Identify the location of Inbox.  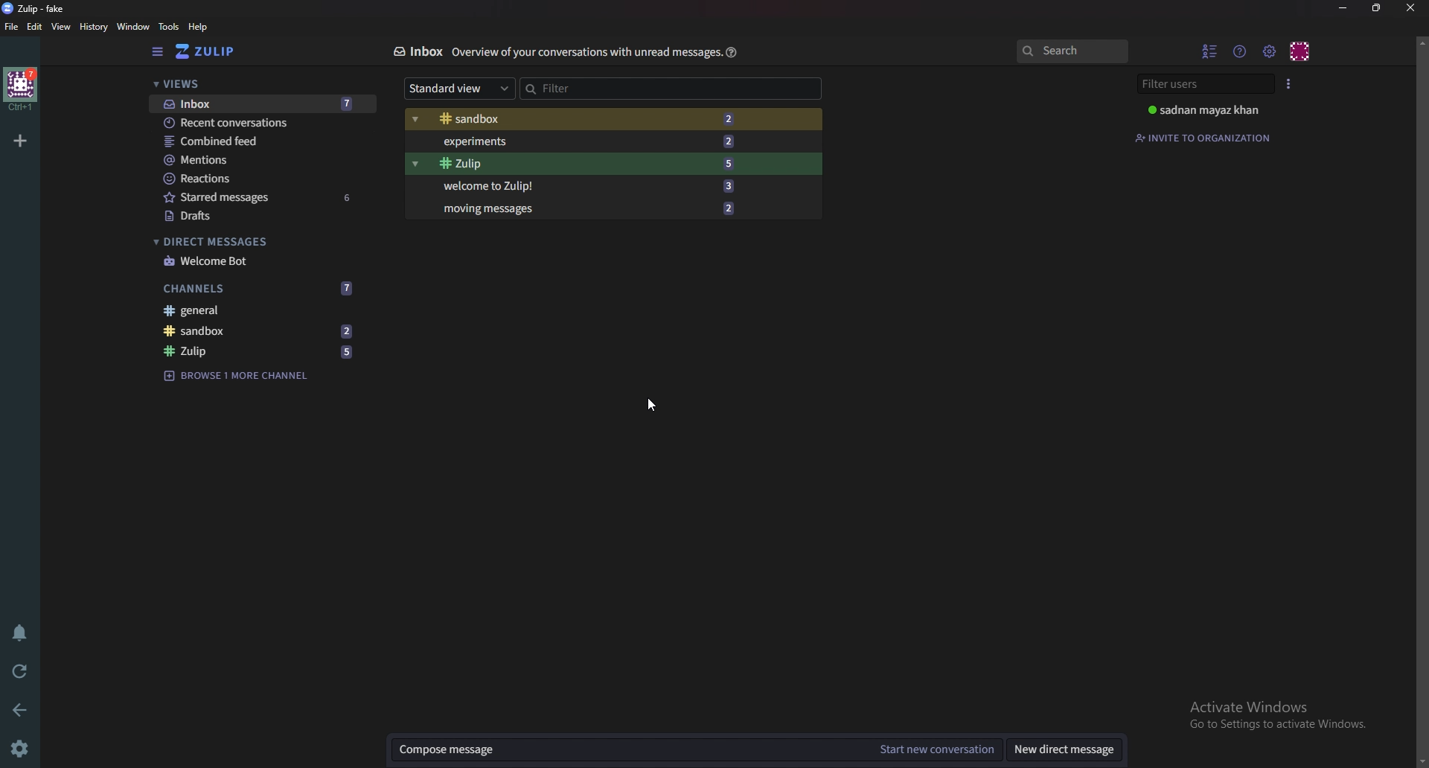
(417, 51).